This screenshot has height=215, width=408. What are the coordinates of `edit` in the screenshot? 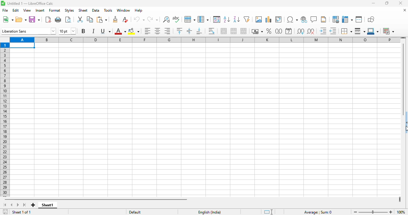 It's located at (16, 10).